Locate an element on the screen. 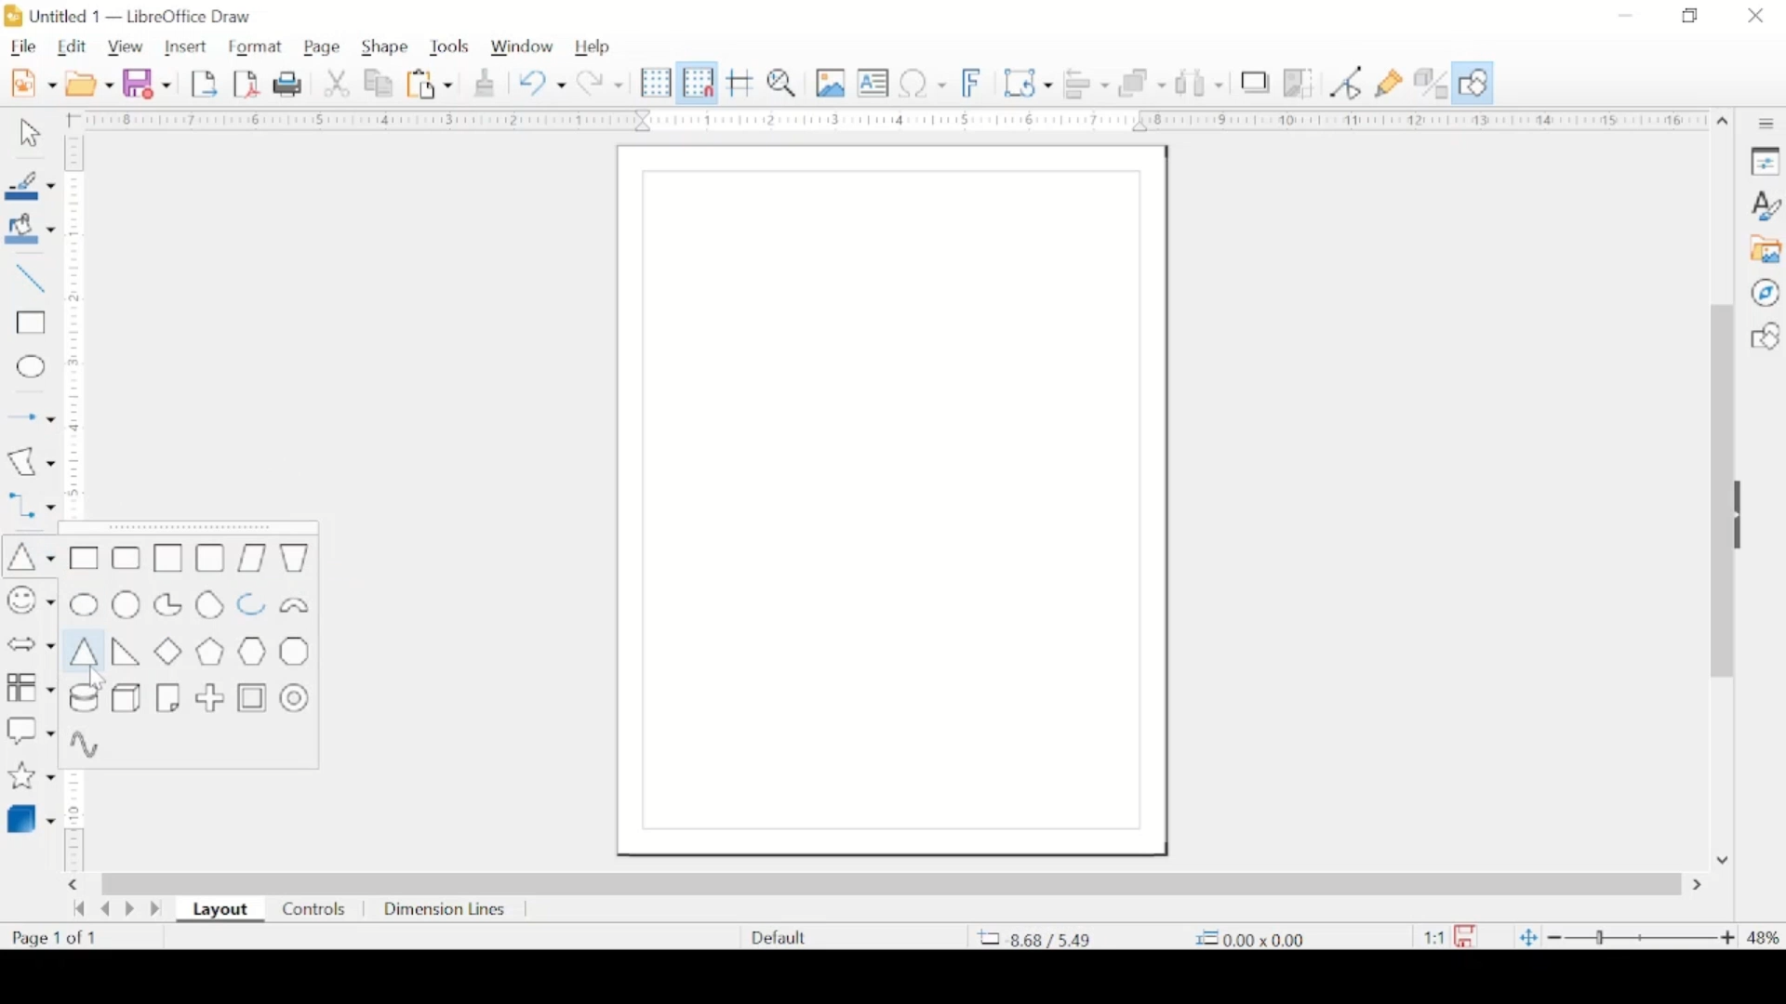 The width and height of the screenshot is (1786, 1004). undo is located at coordinates (542, 84).